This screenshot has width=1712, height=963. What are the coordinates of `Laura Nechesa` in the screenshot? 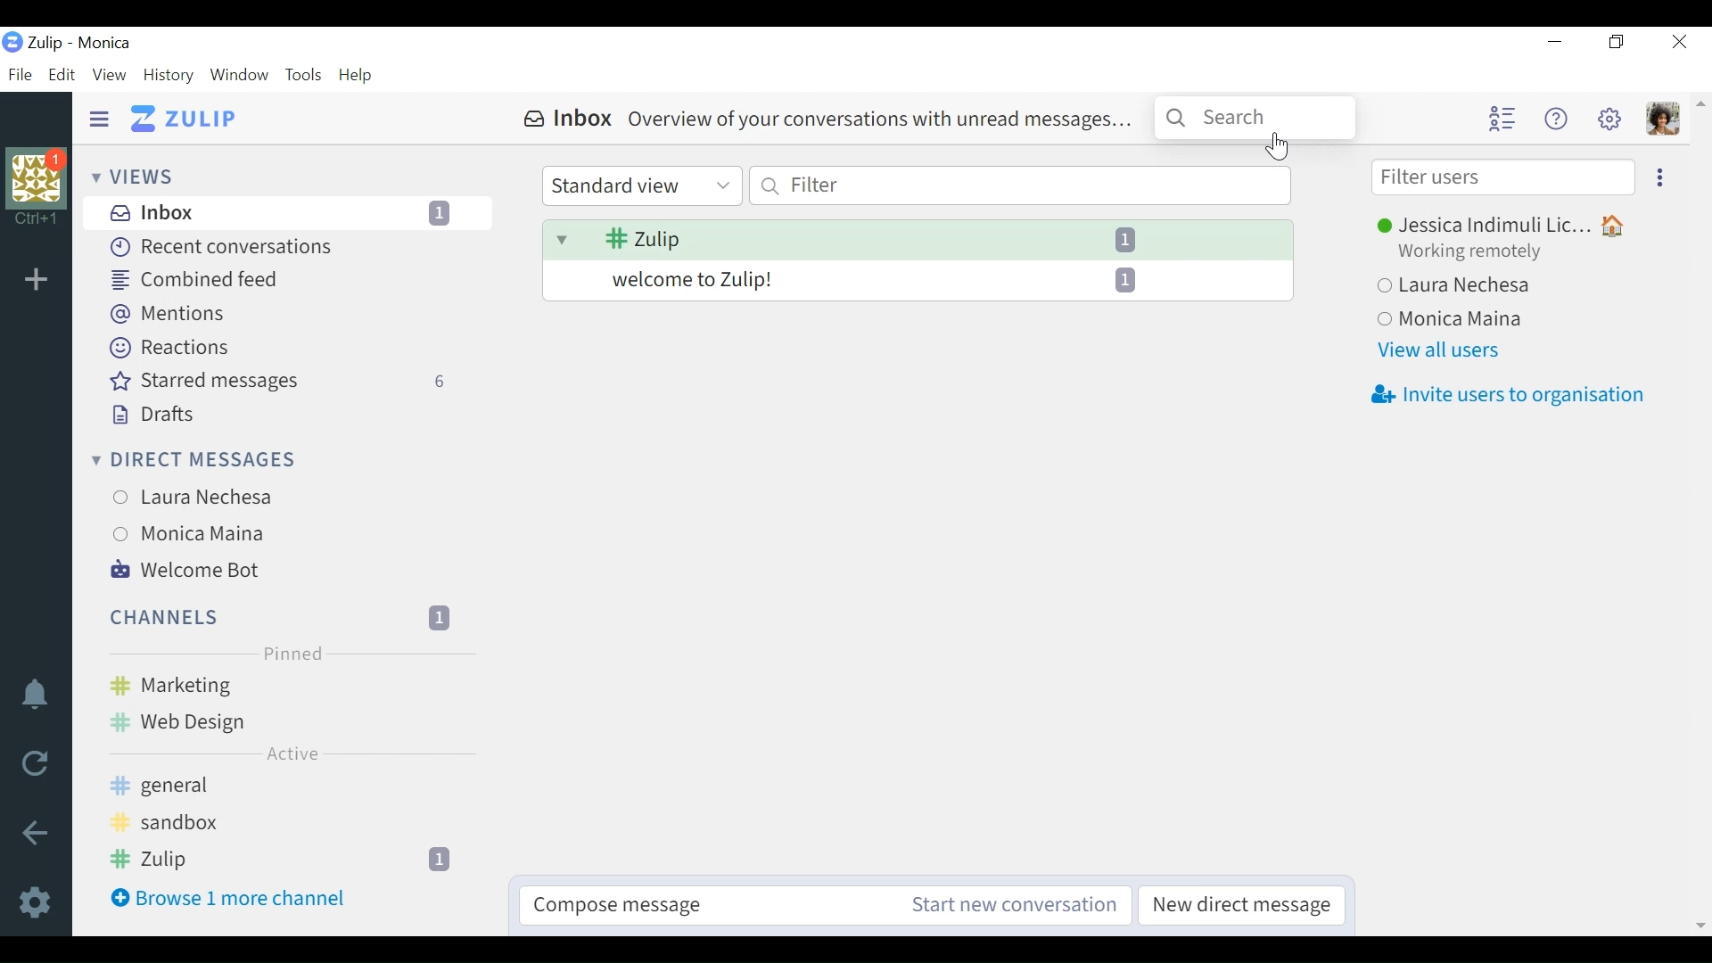 It's located at (1465, 285).